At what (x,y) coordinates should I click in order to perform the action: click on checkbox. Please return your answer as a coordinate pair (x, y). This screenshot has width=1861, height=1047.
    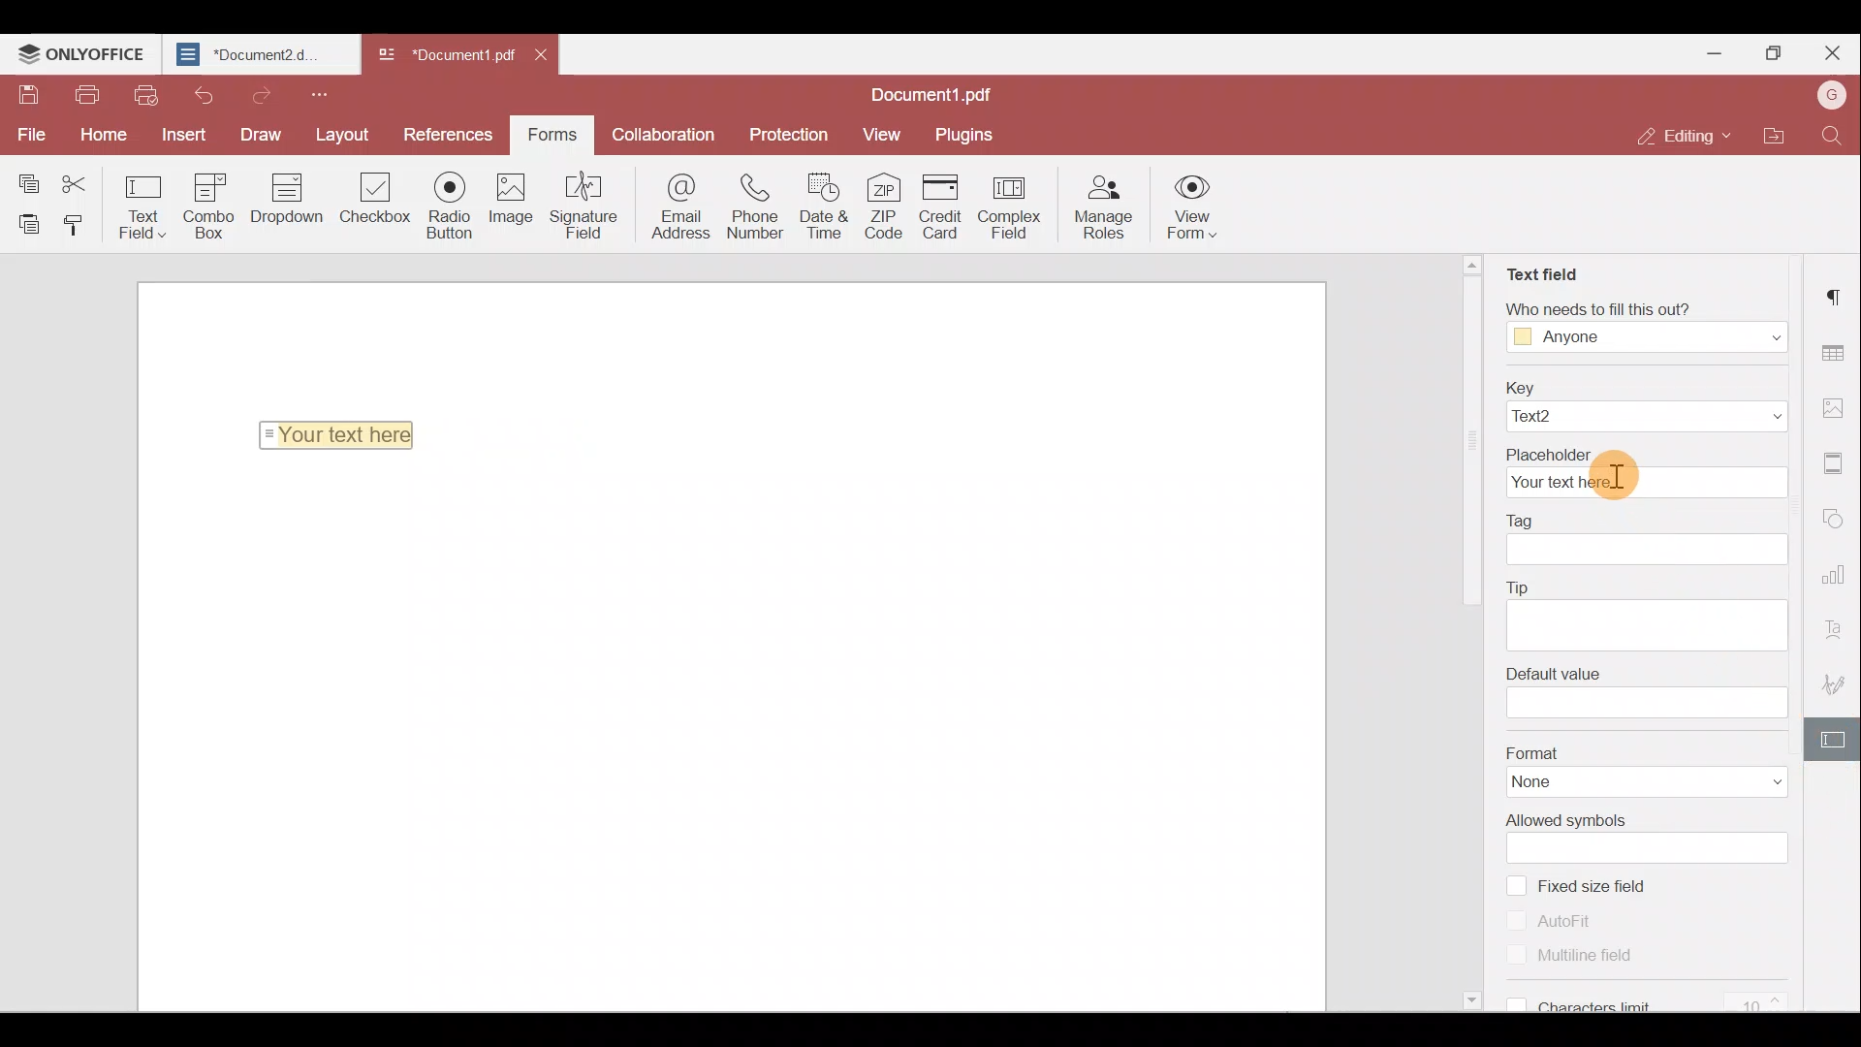
    Looking at the image, I should click on (1517, 919).